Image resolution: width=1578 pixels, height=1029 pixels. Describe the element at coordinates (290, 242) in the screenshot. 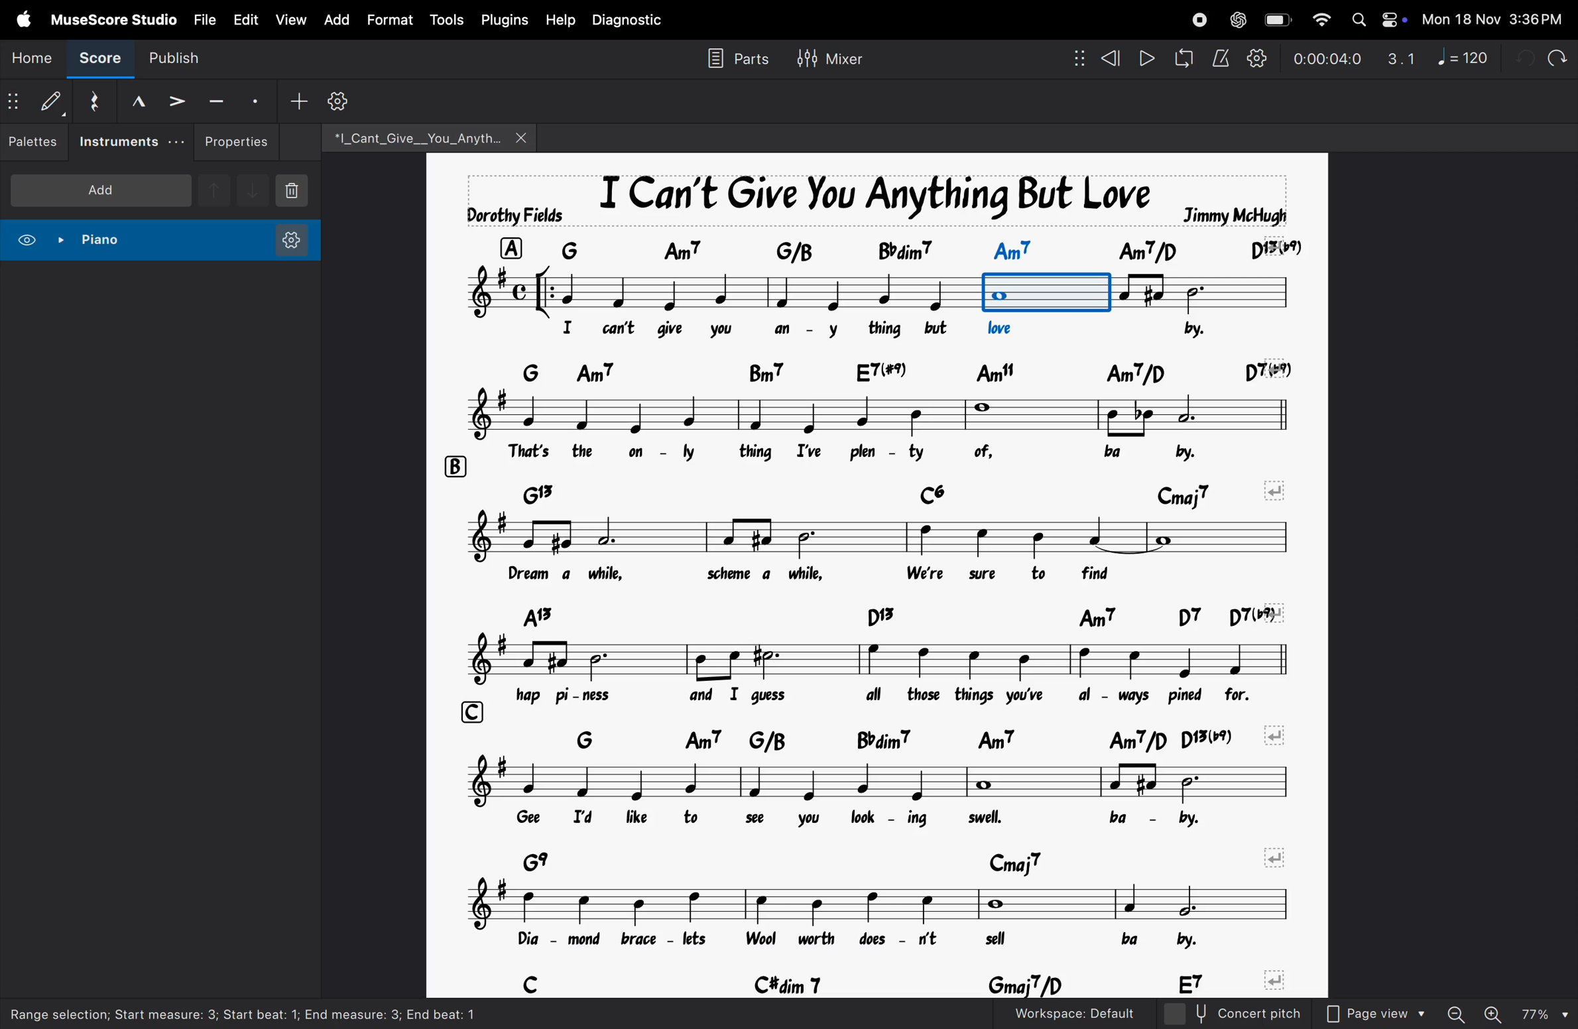

I see `instrument setting` at that location.